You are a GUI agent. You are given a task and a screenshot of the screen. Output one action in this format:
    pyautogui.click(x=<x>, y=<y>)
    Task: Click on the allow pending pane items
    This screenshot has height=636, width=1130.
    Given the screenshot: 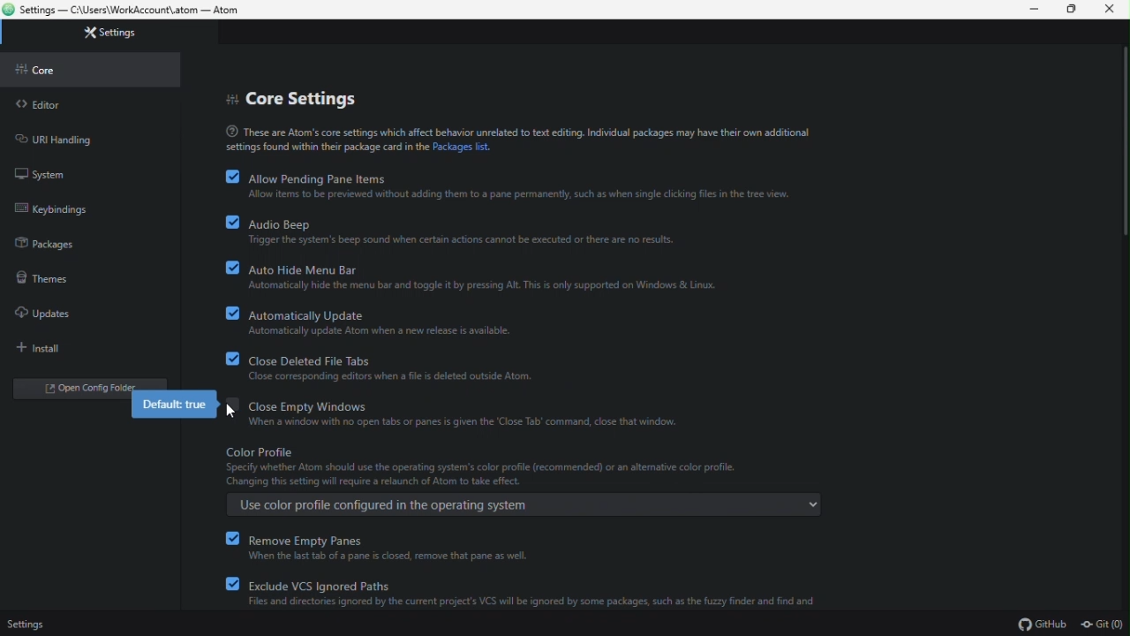 What is the action you would take?
    pyautogui.click(x=530, y=185)
    